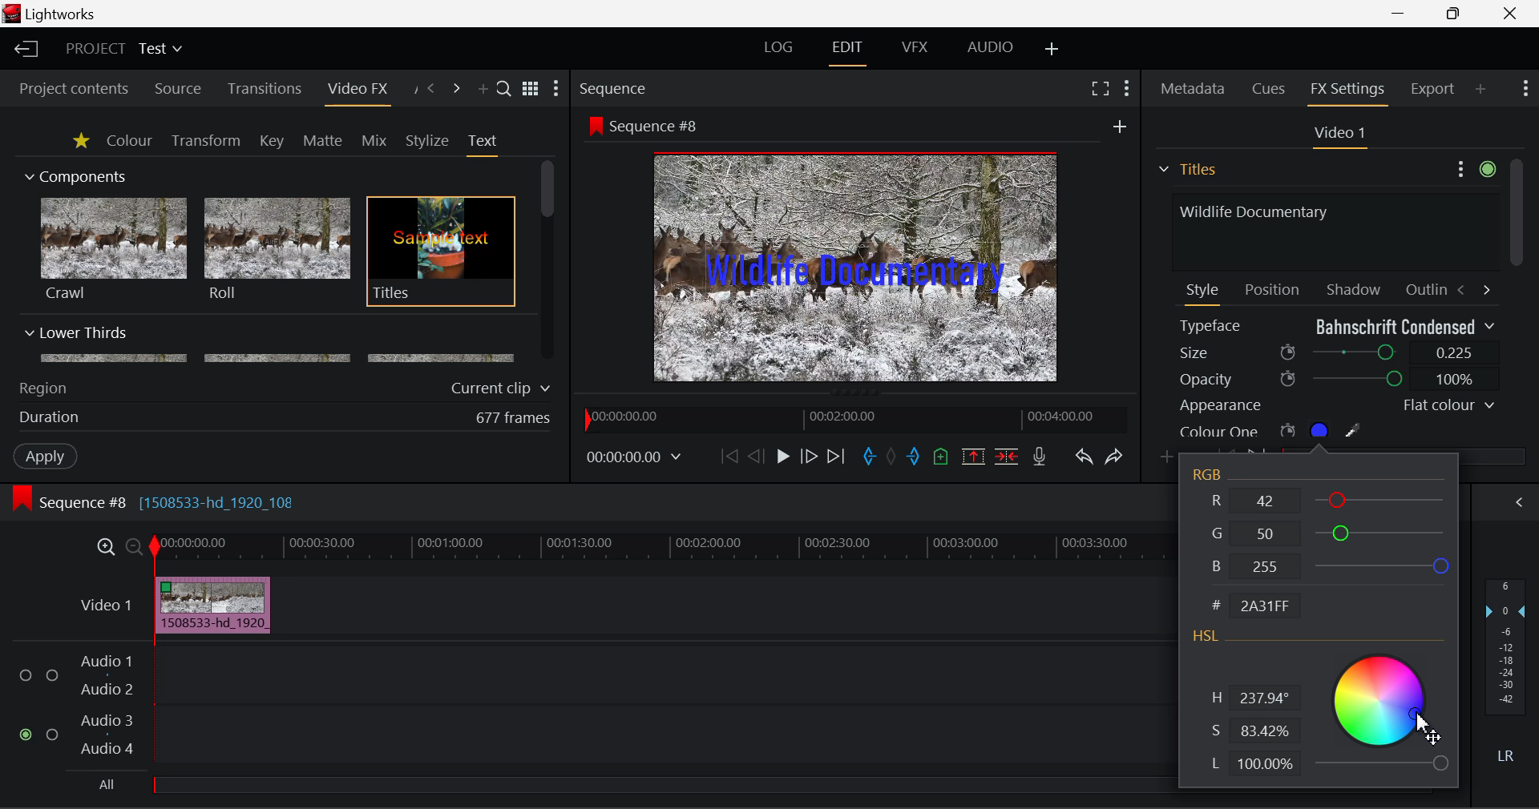 The height and width of the screenshot is (809, 1539). Describe the element at coordinates (1297, 430) in the screenshot. I see `Colour One` at that location.